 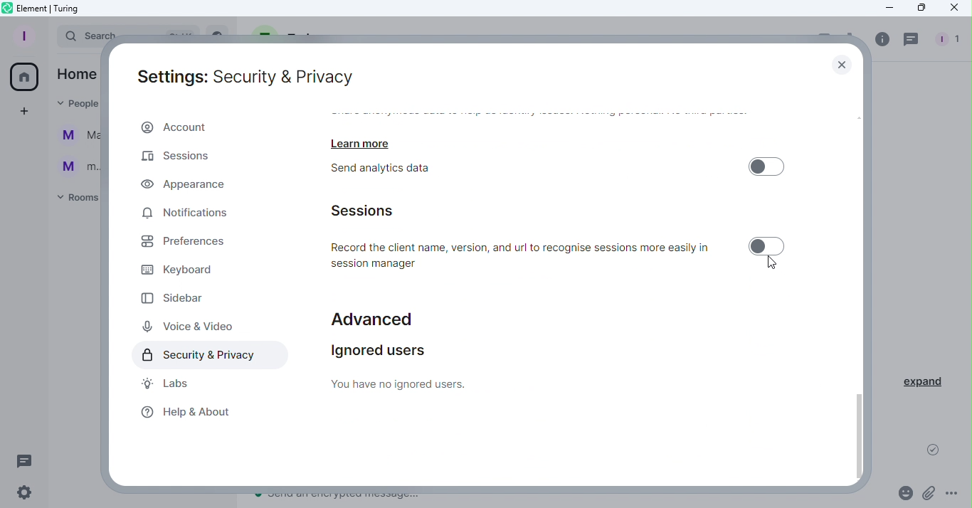 What do you see at coordinates (184, 272) in the screenshot?
I see `Keyboard` at bounding box center [184, 272].